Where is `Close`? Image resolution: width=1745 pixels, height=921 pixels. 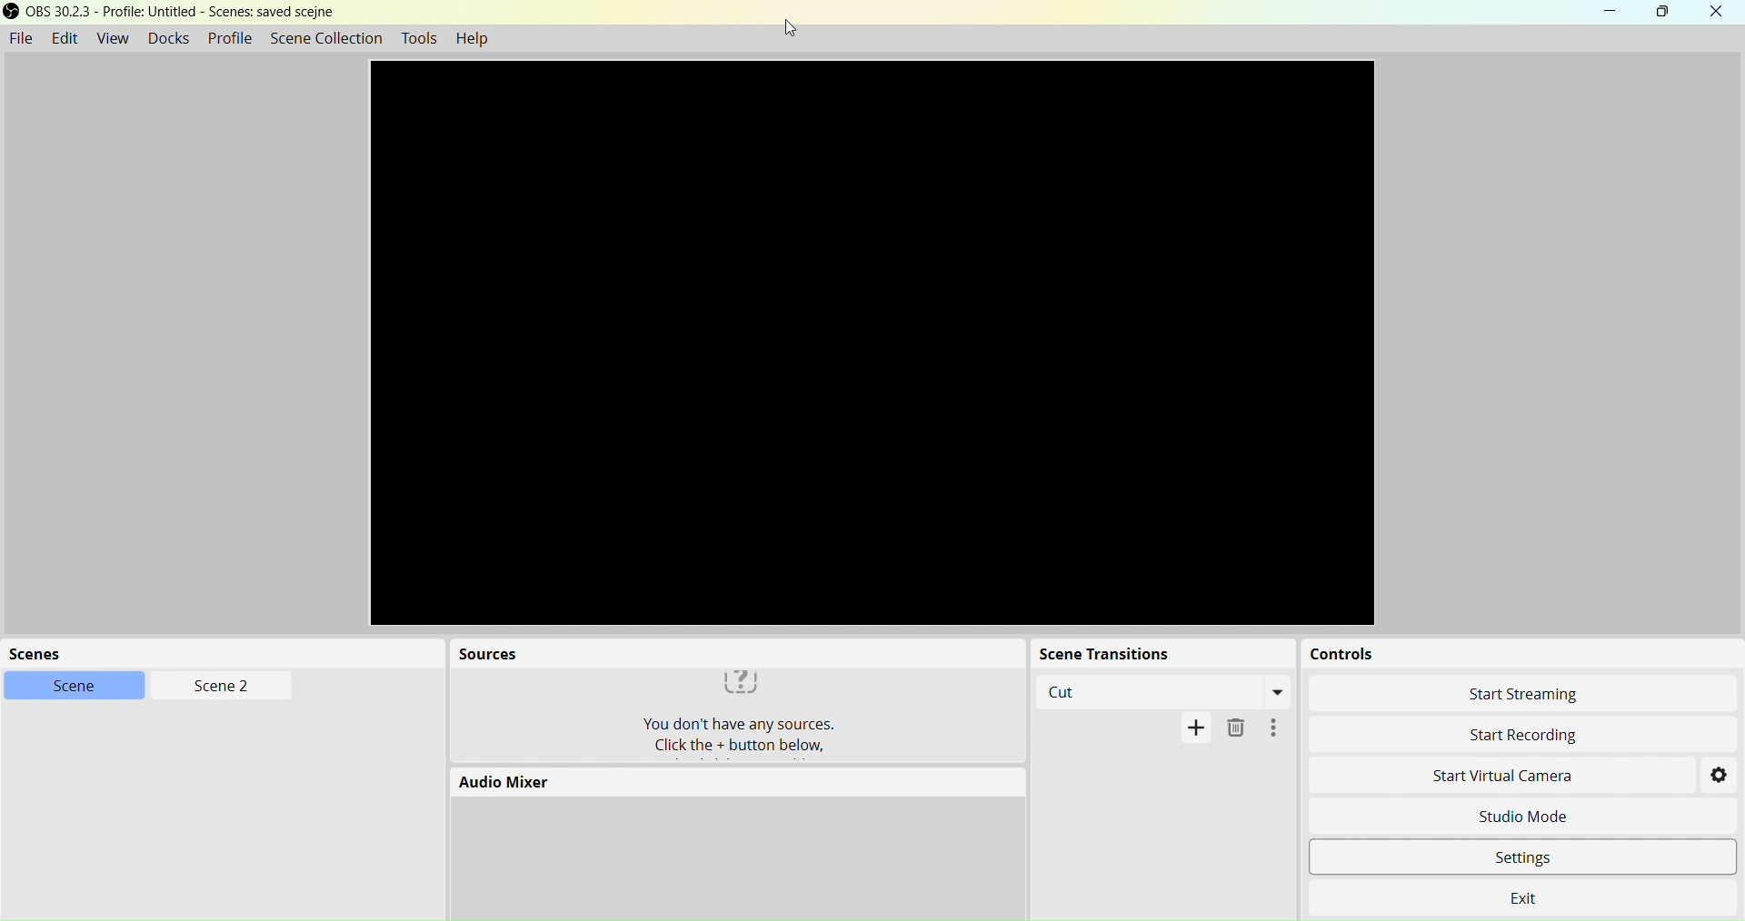
Close is located at coordinates (1717, 13).